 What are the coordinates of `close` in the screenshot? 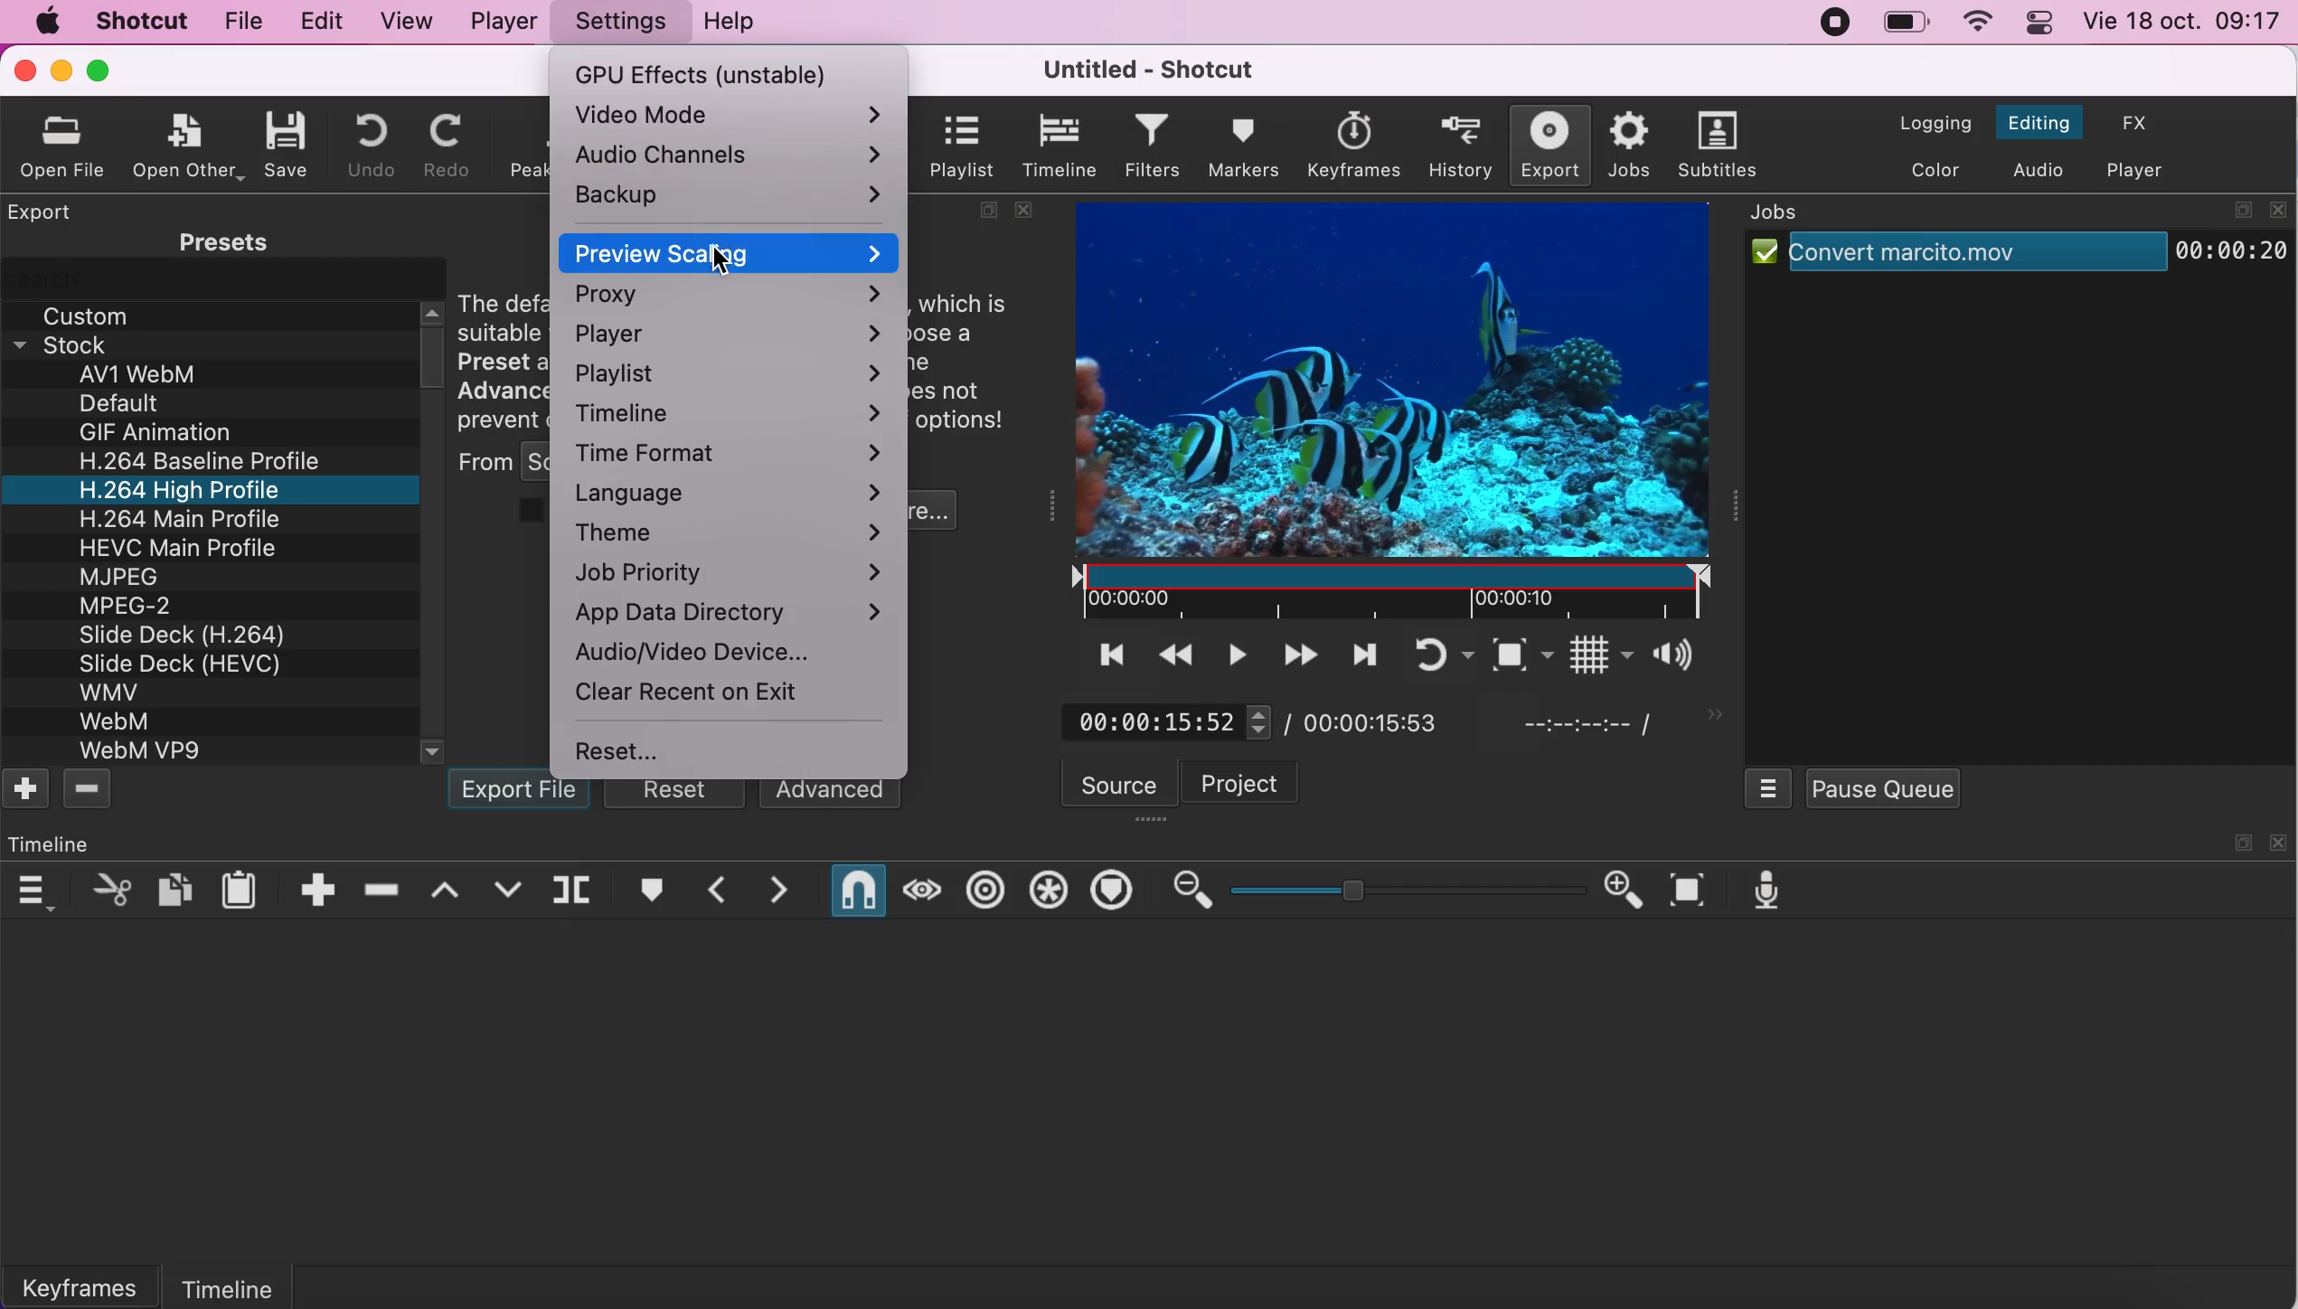 It's located at (22, 70).